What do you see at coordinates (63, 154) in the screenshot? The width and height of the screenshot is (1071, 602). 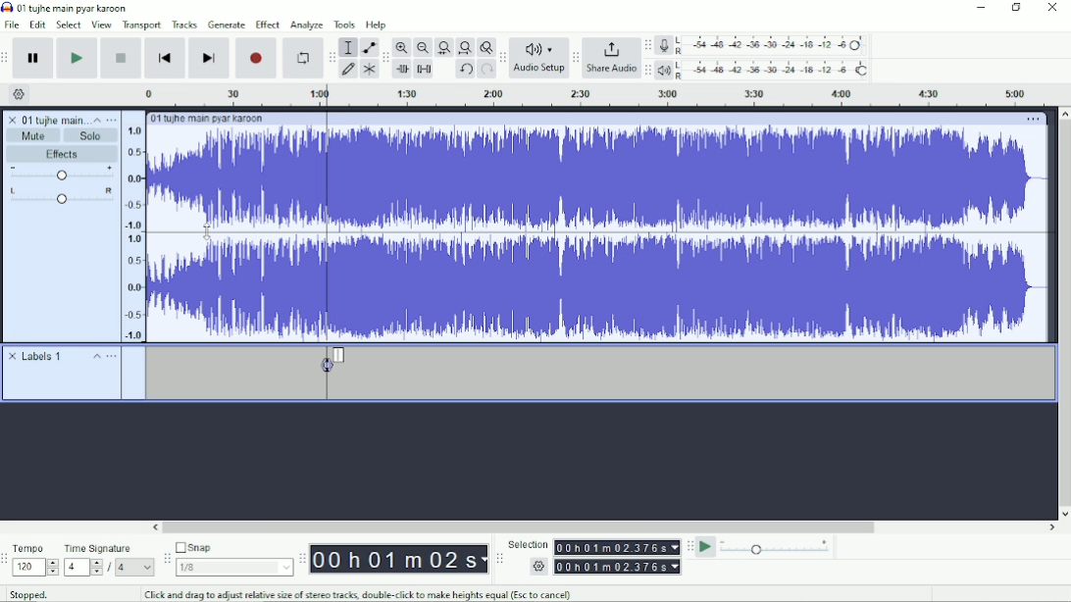 I see `Effects` at bounding box center [63, 154].